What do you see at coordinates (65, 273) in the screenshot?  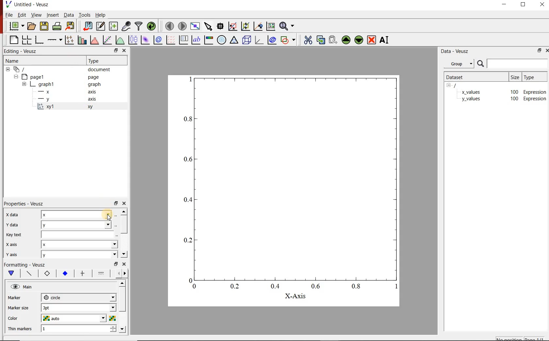 I see `marker fill` at bounding box center [65, 273].